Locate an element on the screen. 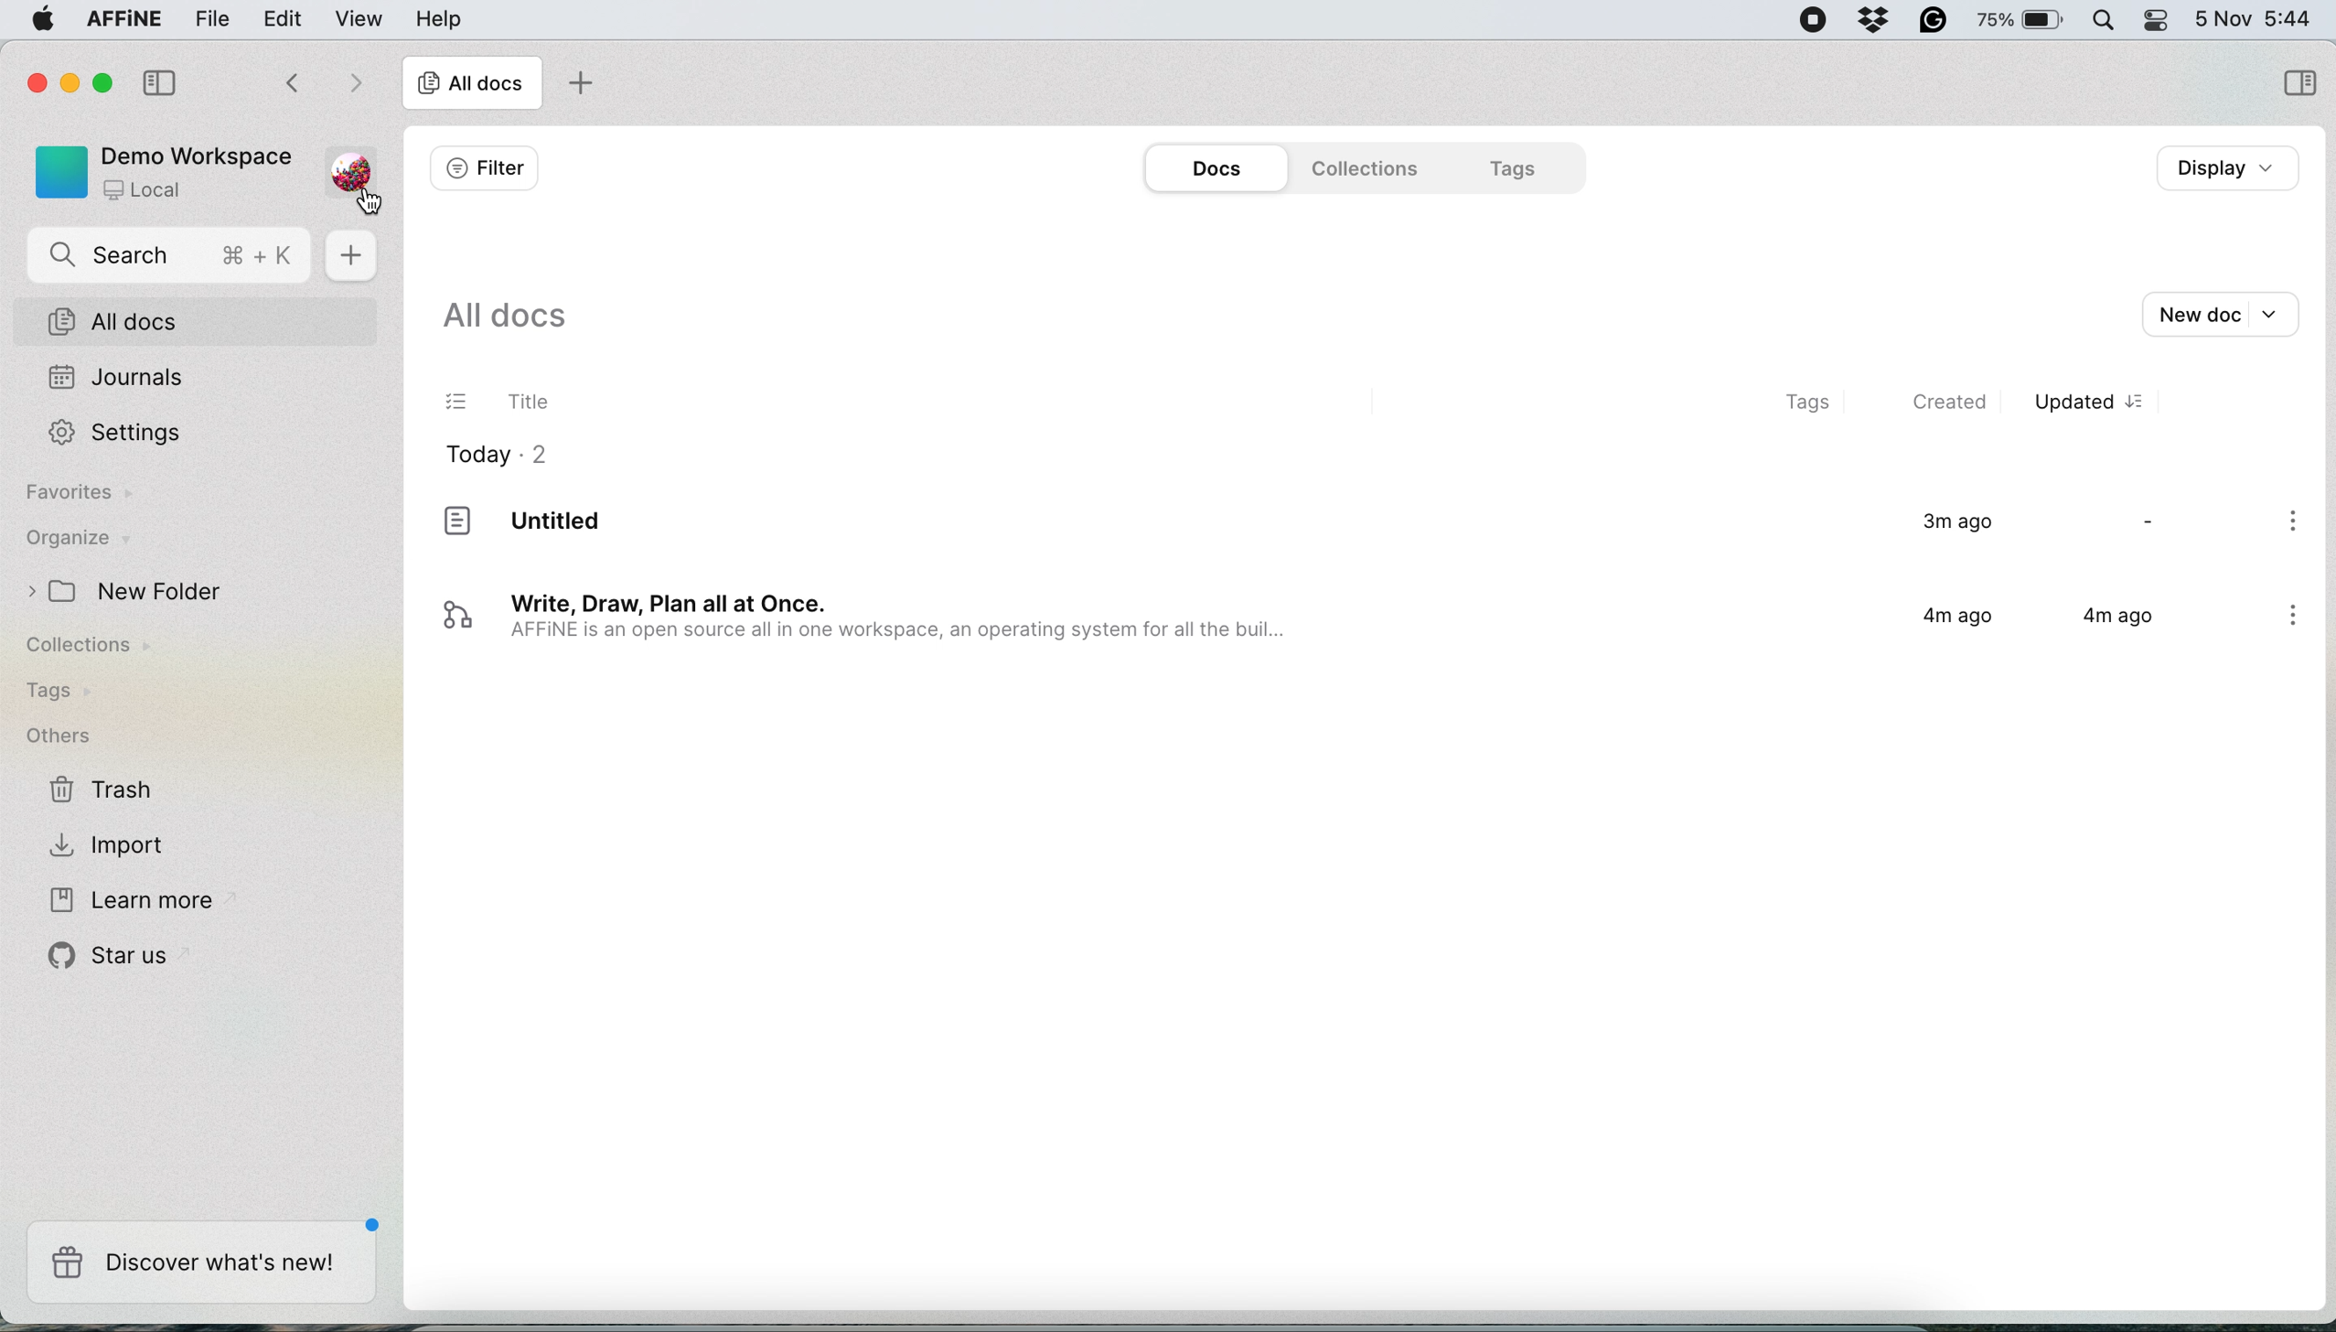 Image resolution: width=2336 pixels, height=1332 pixels. docs is located at coordinates (1216, 169).